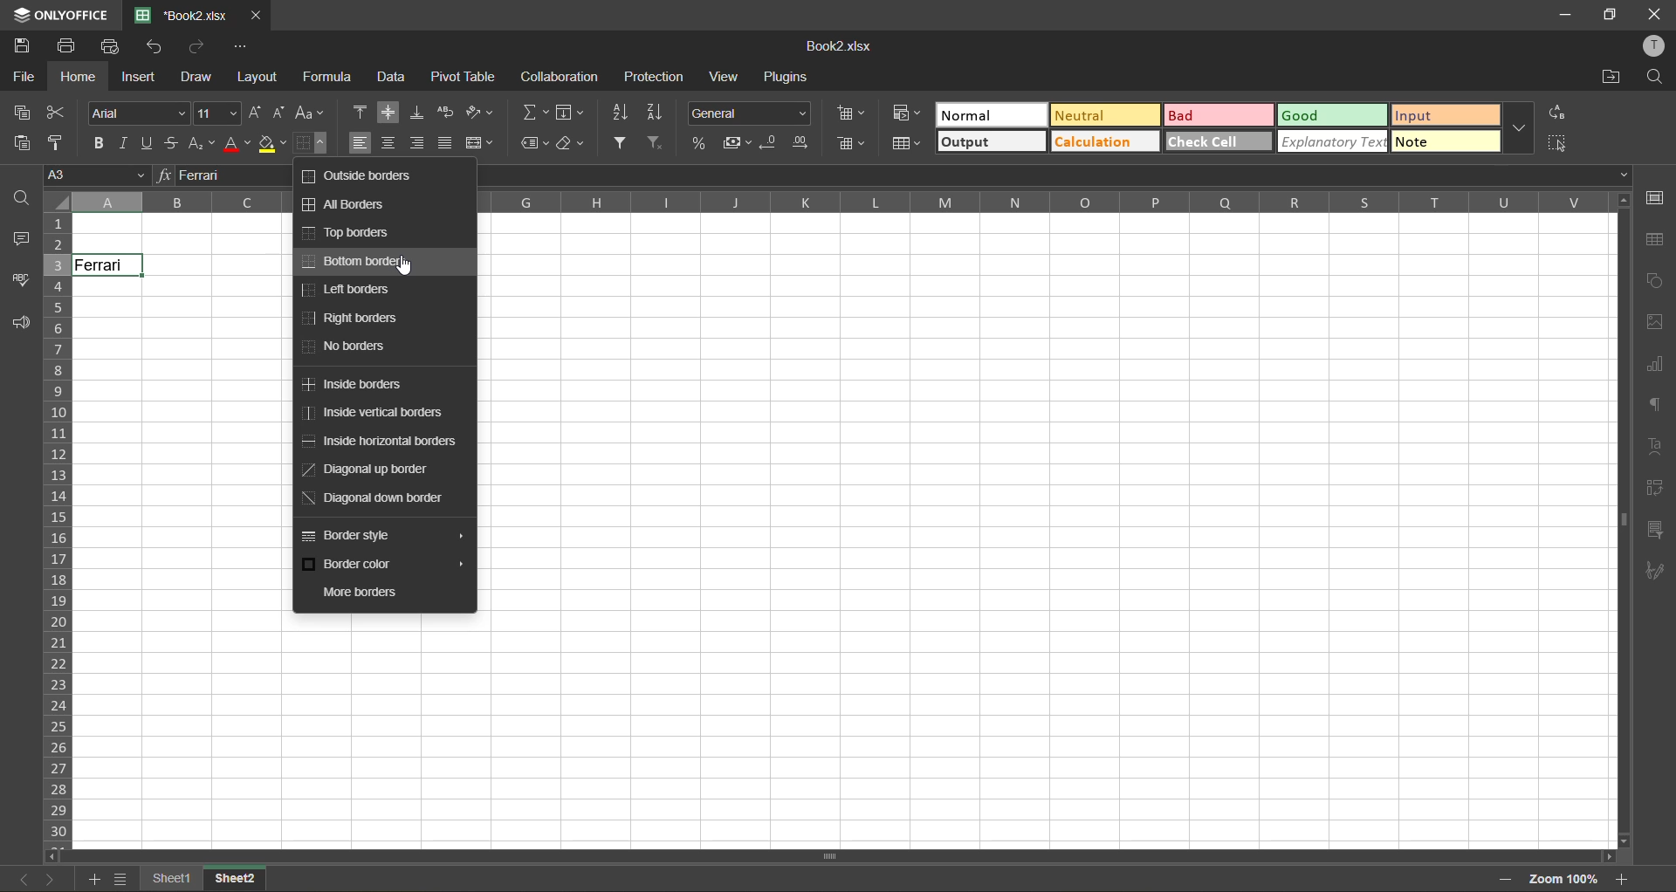 The height and width of the screenshot is (892, 1676). Describe the element at coordinates (155, 47) in the screenshot. I see `undo` at that location.